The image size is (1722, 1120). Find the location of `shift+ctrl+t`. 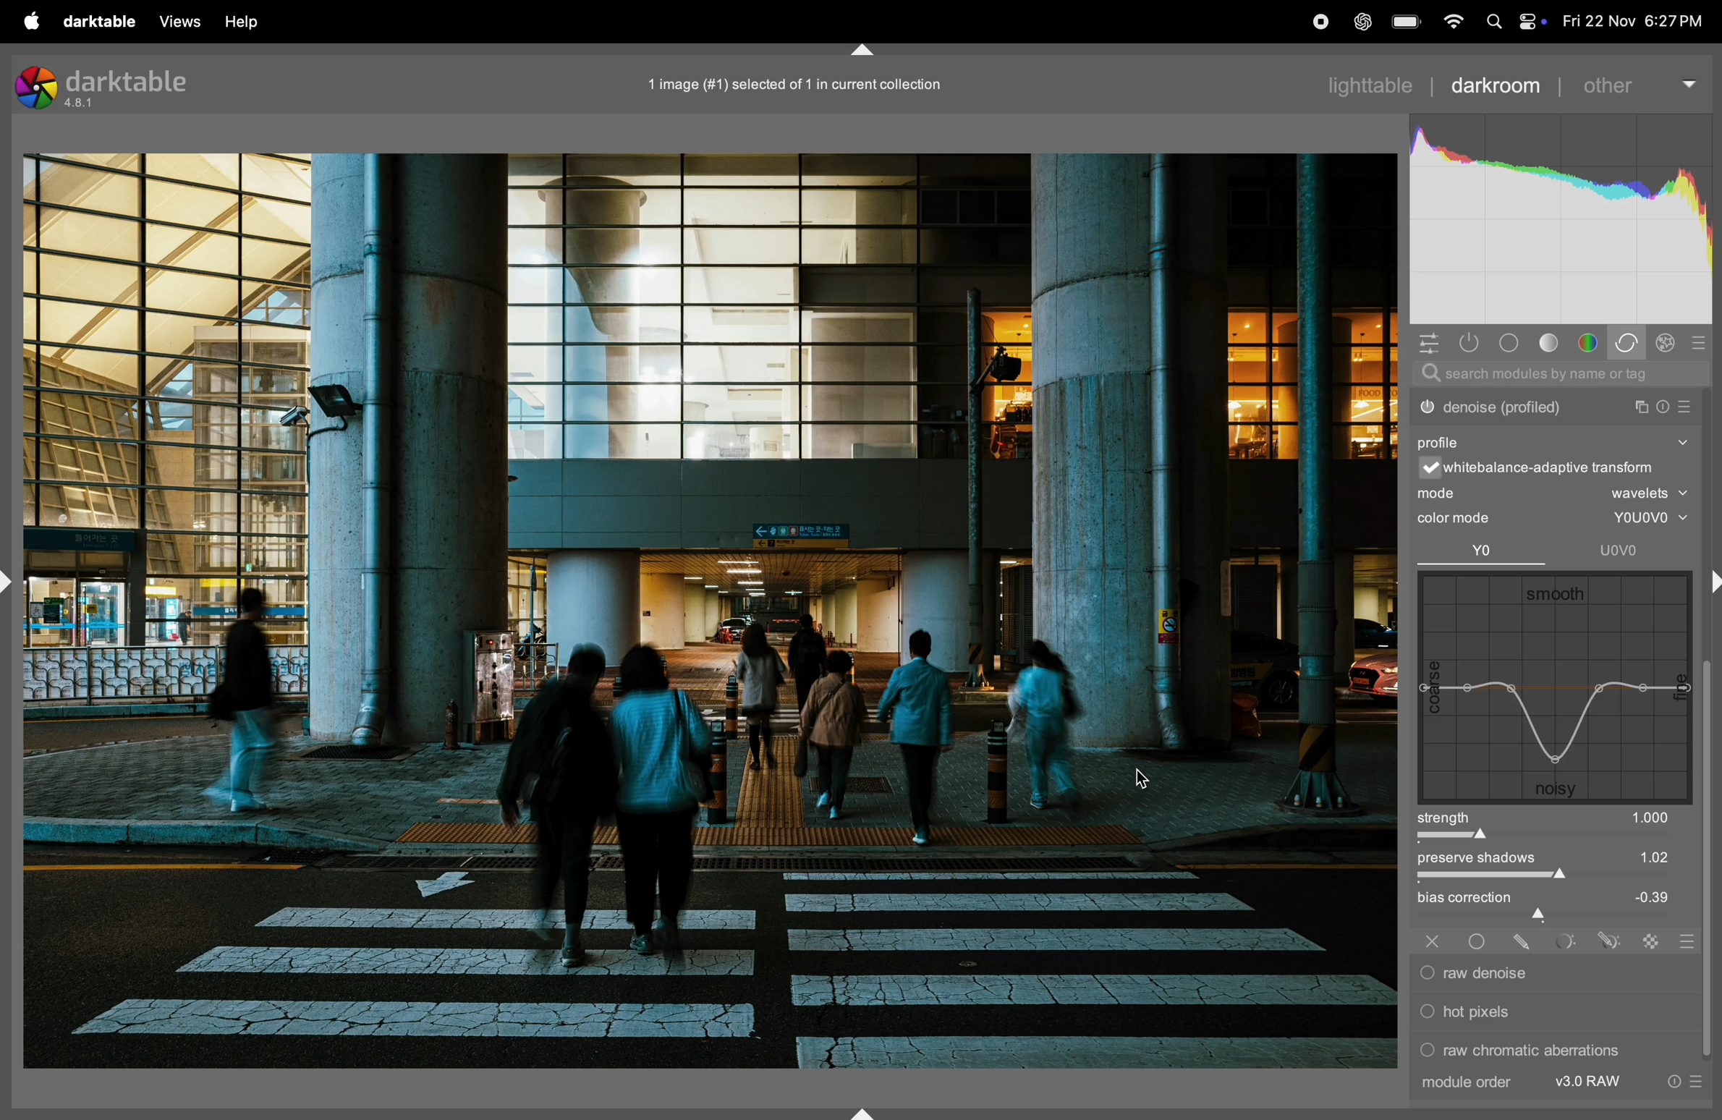

shift+ctrl+t is located at coordinates (862, 50).